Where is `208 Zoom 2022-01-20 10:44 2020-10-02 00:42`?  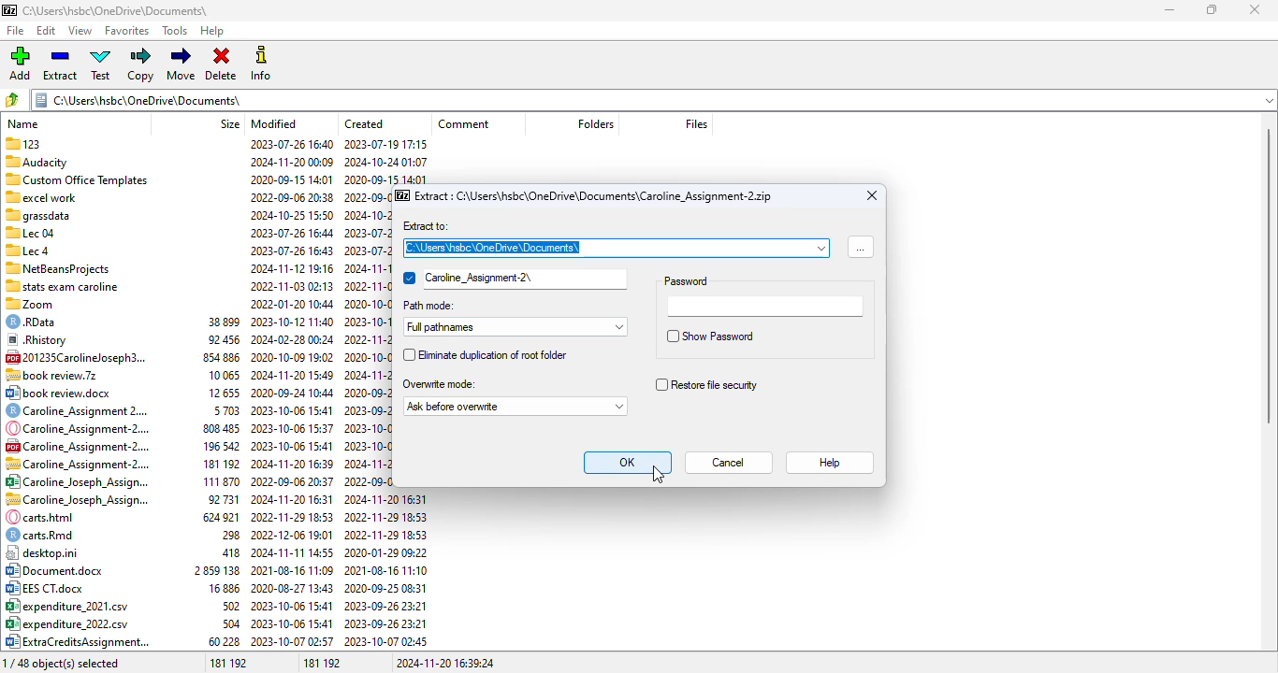 208 Zoom 2022-01-20 10:44 2020-10-02 00:42 is located at coordinates (199, 303).